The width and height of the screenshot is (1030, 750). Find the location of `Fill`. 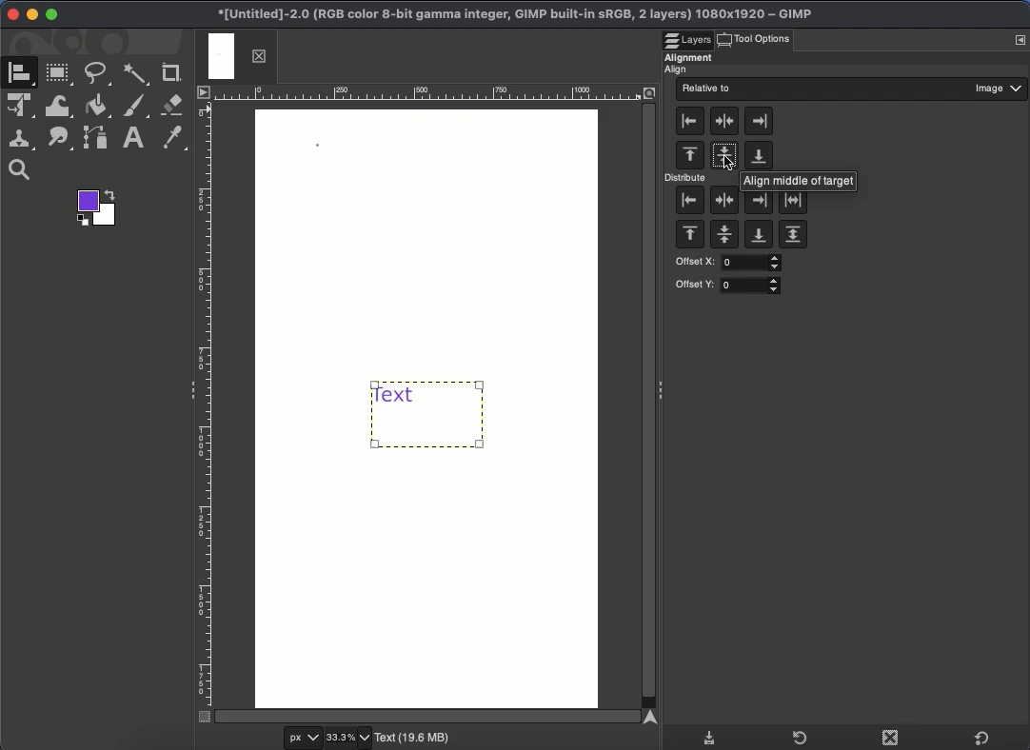

Fill is located at coordinates (96, 107).